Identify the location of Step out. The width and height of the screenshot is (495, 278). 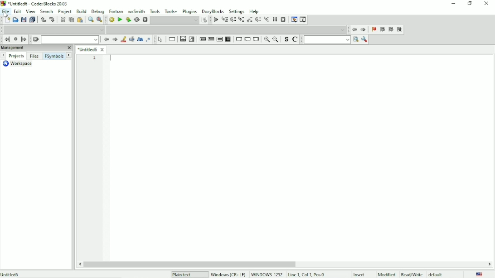
(250, 20).